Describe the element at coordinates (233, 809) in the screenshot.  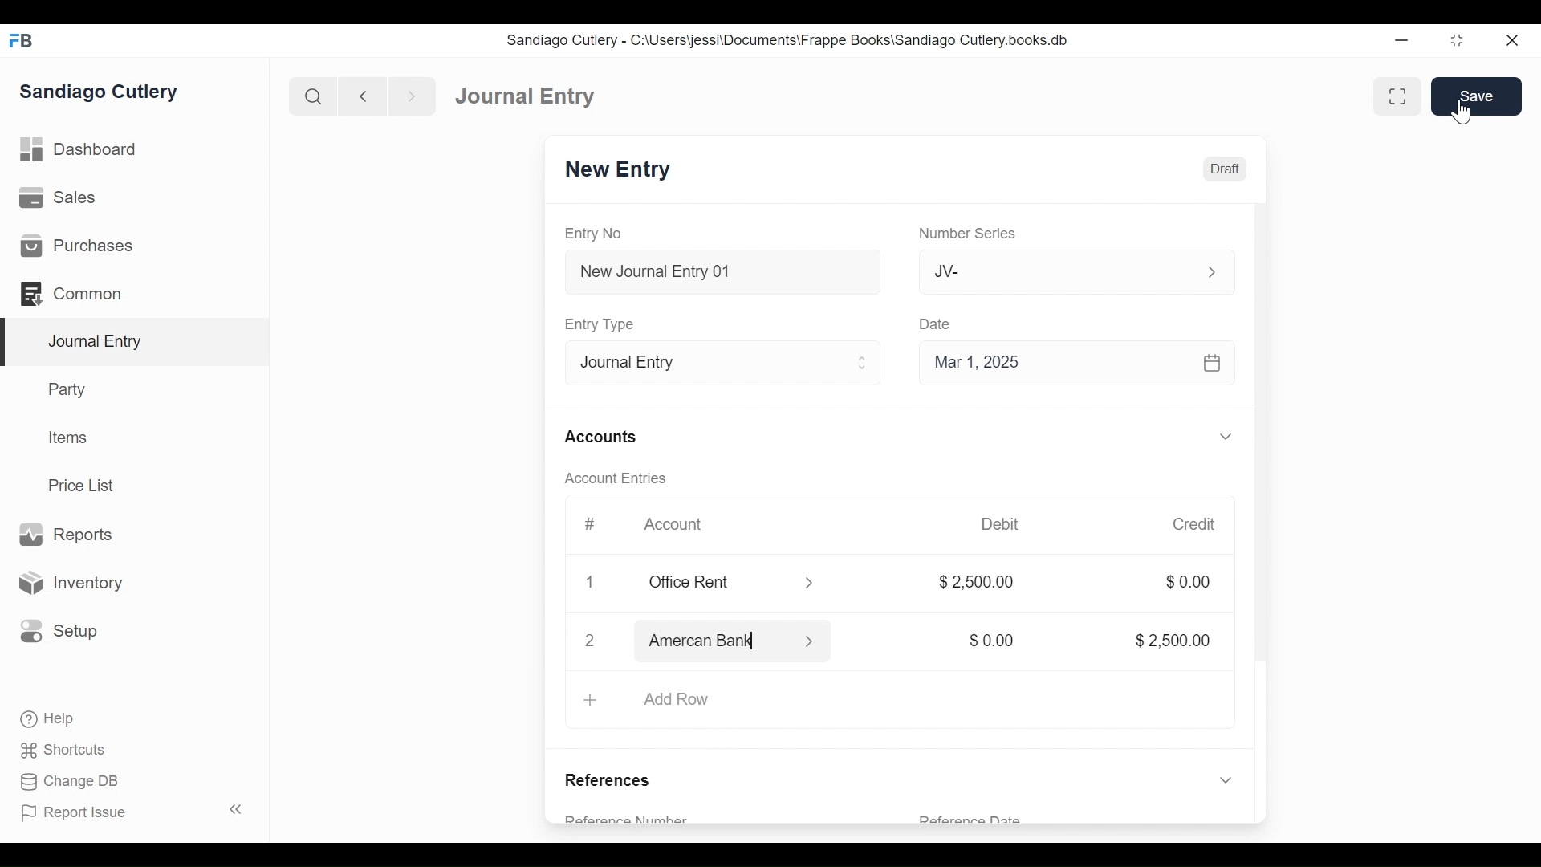
I see `collapse sidebar` at that location.